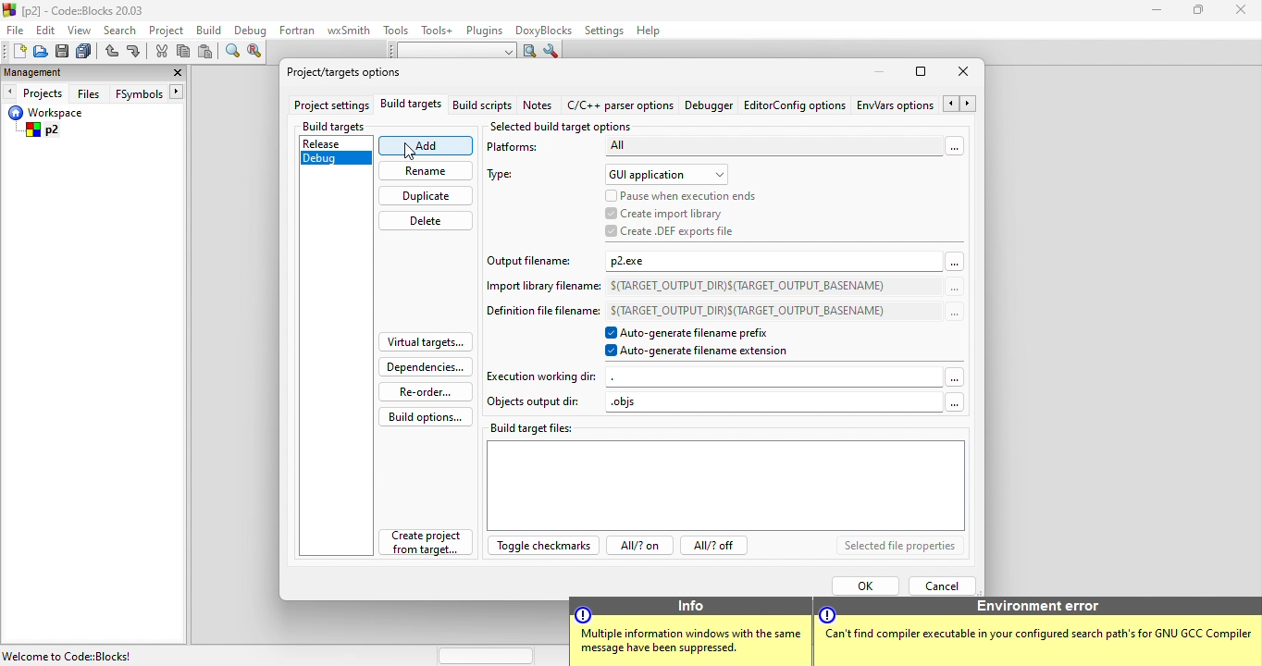  What do you see at coordinates (75, 10) in the screenshot?
I see `[p2] - Code=Blocks 20.03` at bounding box center [75, 10].